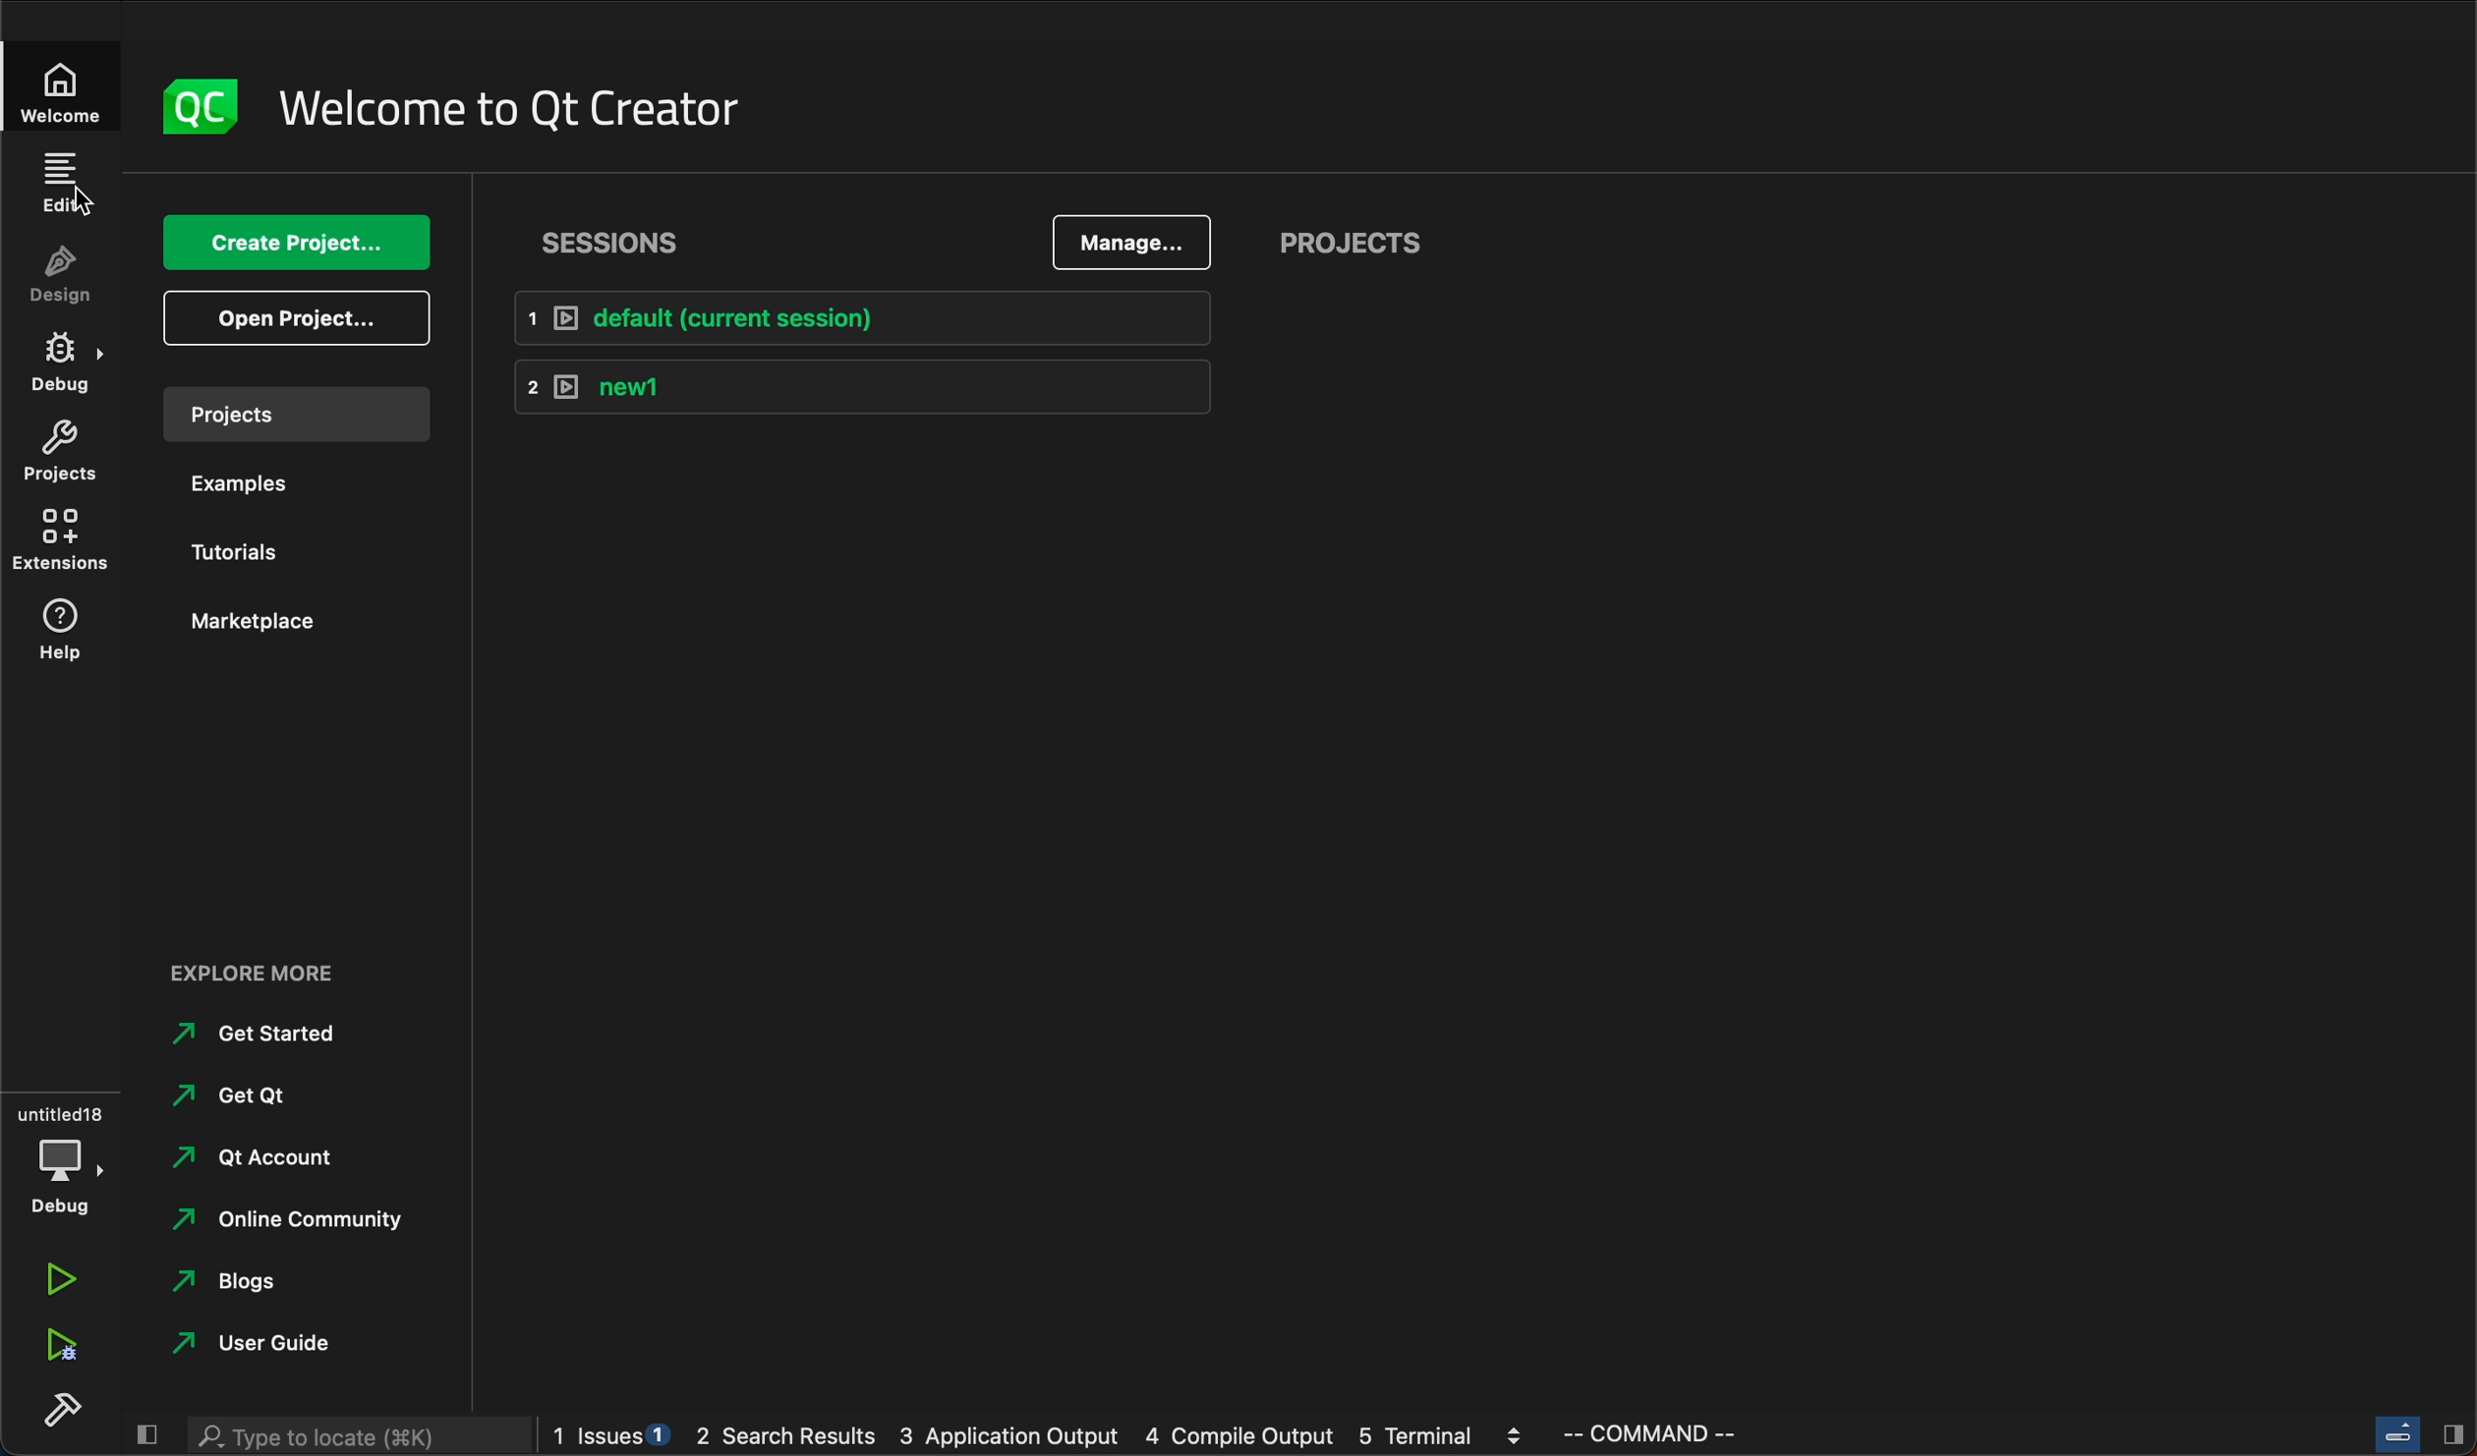  Describe the element at coordinates (65, 179) in the screenshot. I see `edit` at that location.